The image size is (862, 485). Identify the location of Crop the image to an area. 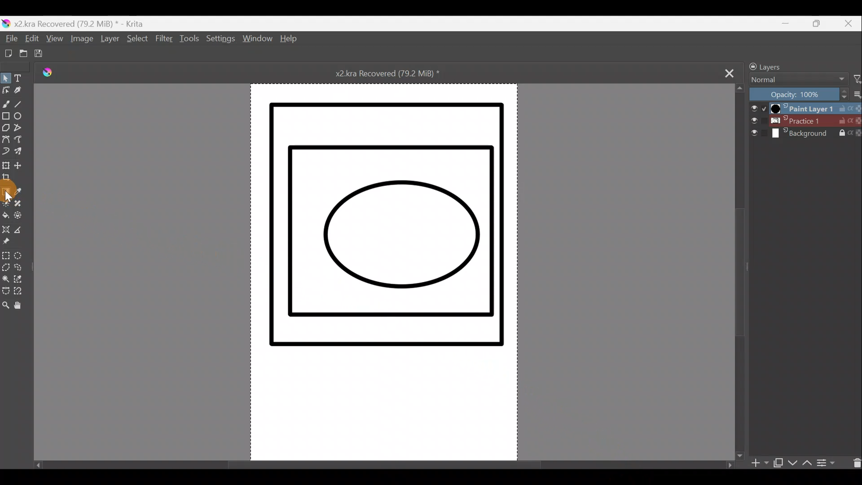
(9, 179).